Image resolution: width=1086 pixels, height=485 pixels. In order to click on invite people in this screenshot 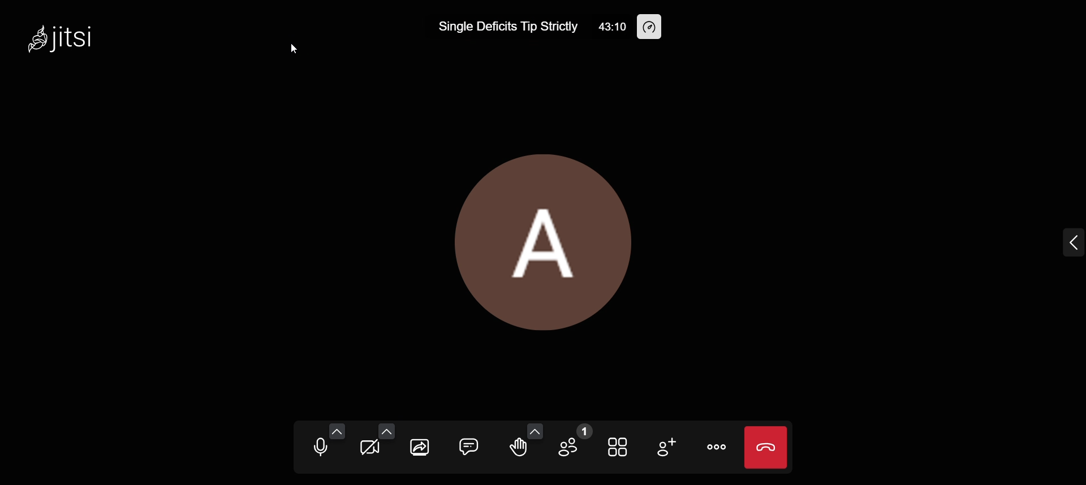, I will do `click(665, 447)`.